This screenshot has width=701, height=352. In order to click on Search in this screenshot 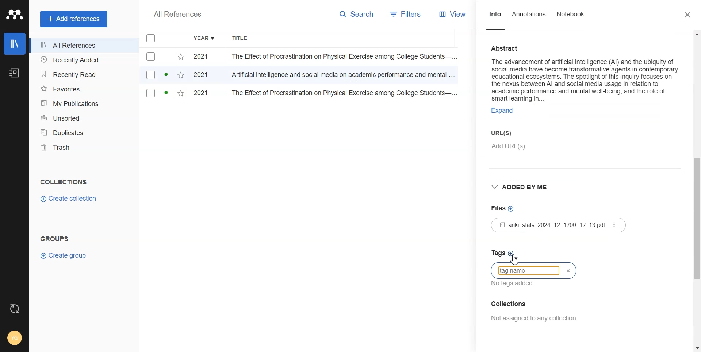, I will do `click(359, 14)`.